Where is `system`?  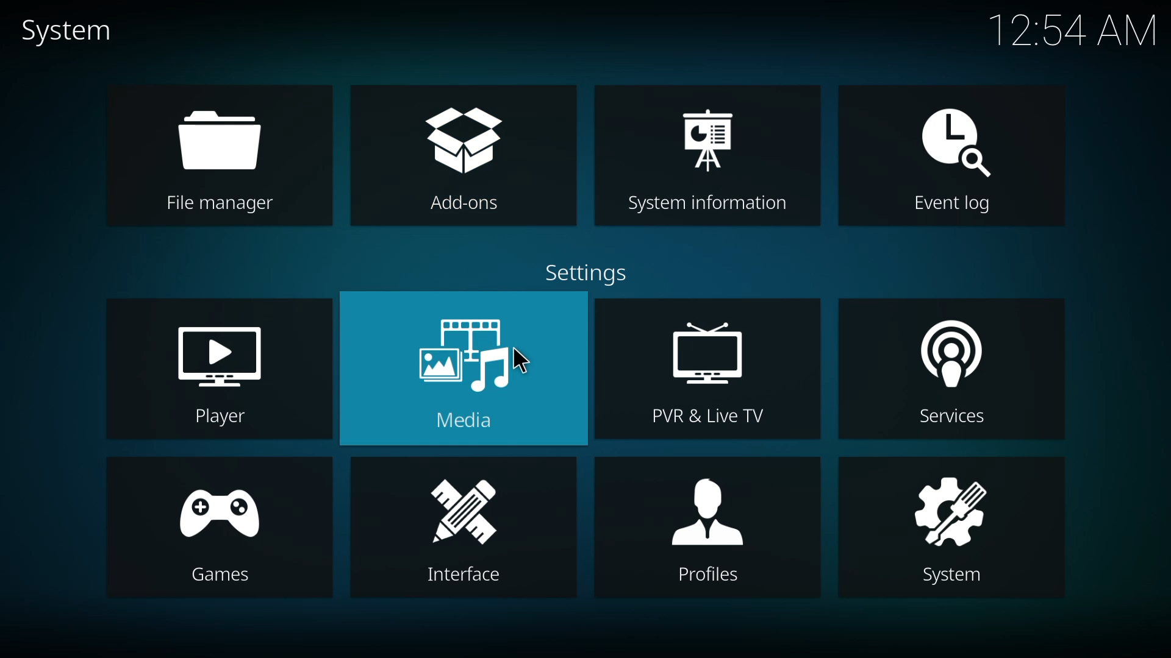
system is located at coordinates (72, 32).